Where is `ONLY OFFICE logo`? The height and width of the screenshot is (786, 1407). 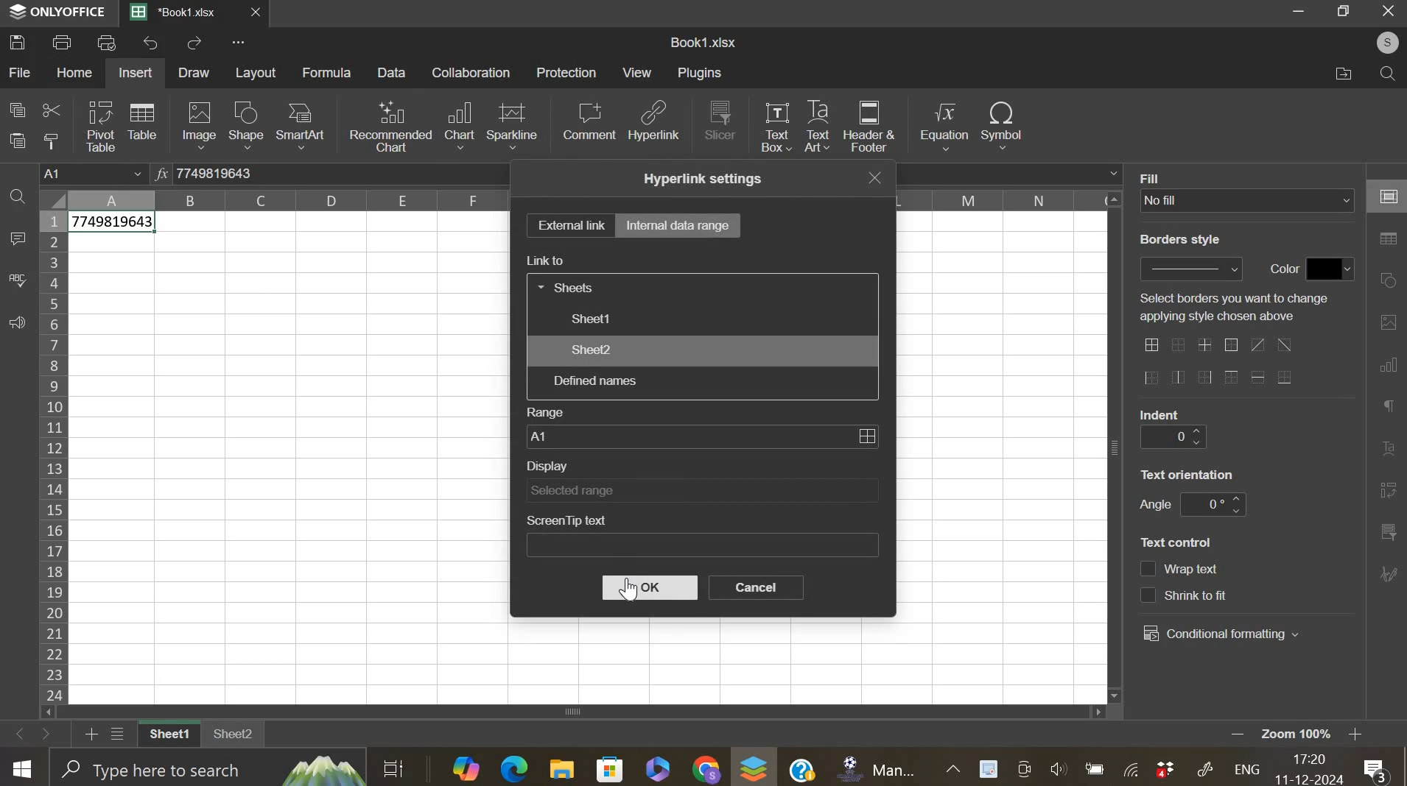
ONLY OFFICE logo is located at coordinates (58, 11).